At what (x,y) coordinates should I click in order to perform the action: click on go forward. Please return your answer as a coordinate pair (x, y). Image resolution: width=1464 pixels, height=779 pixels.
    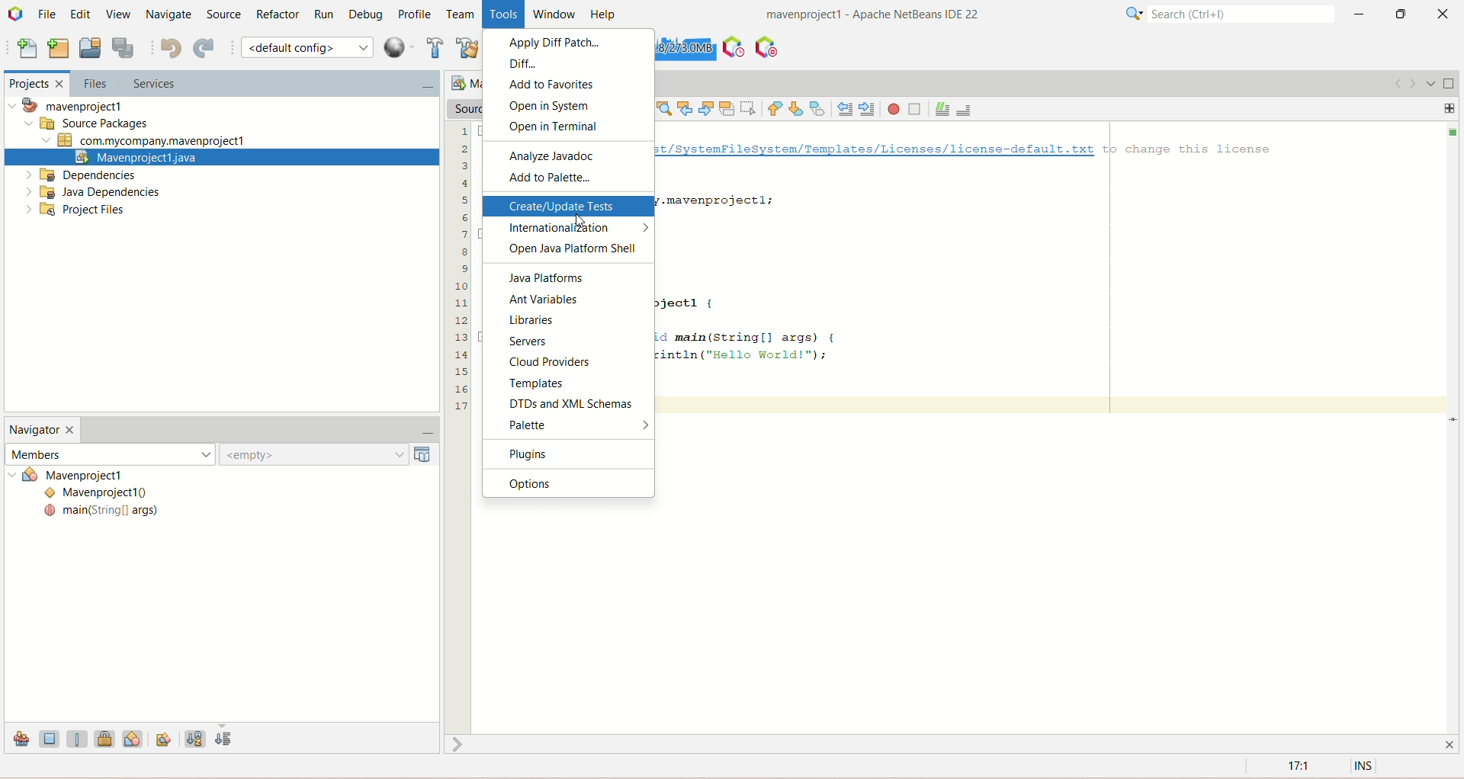
    Looking at the image, I should click on (1411, 83).